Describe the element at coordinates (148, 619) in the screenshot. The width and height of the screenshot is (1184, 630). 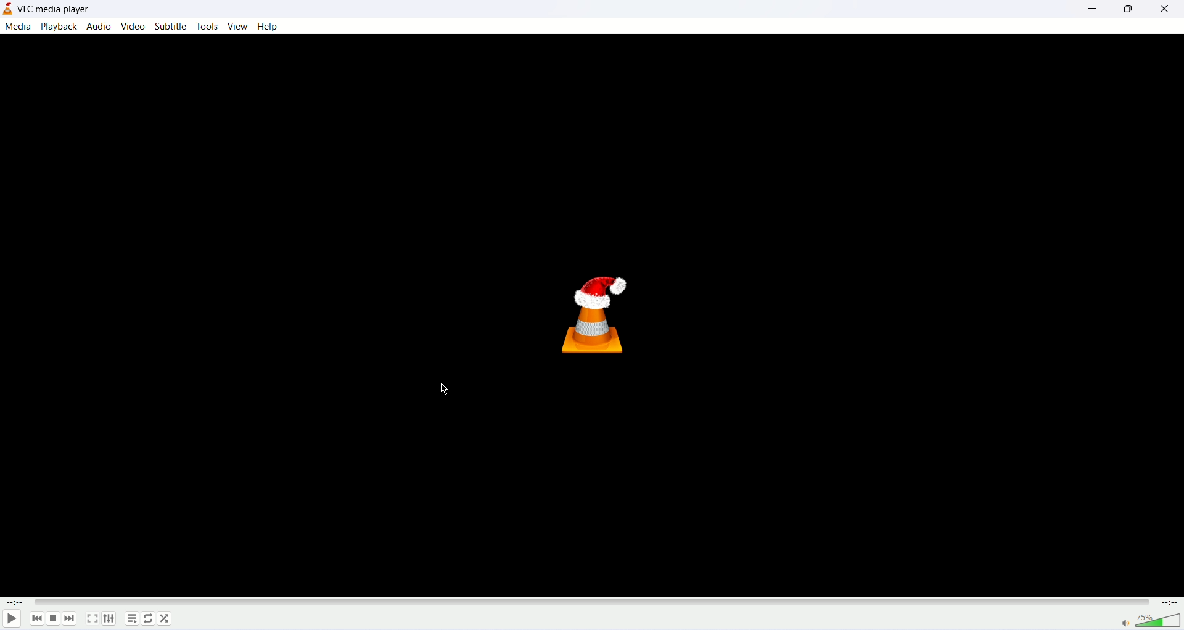
I see `toggle loop` at that location.